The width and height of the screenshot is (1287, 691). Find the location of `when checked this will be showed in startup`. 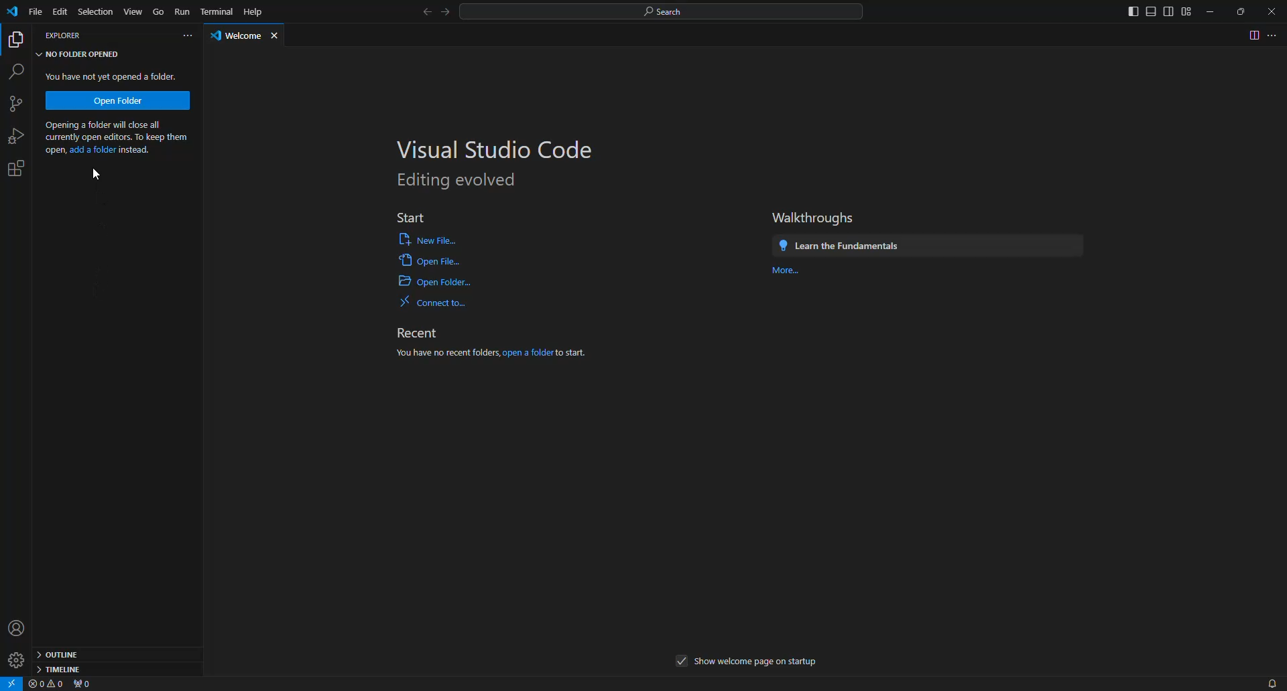

when checked this will be showed in startup is located at coordinates (682, 662).